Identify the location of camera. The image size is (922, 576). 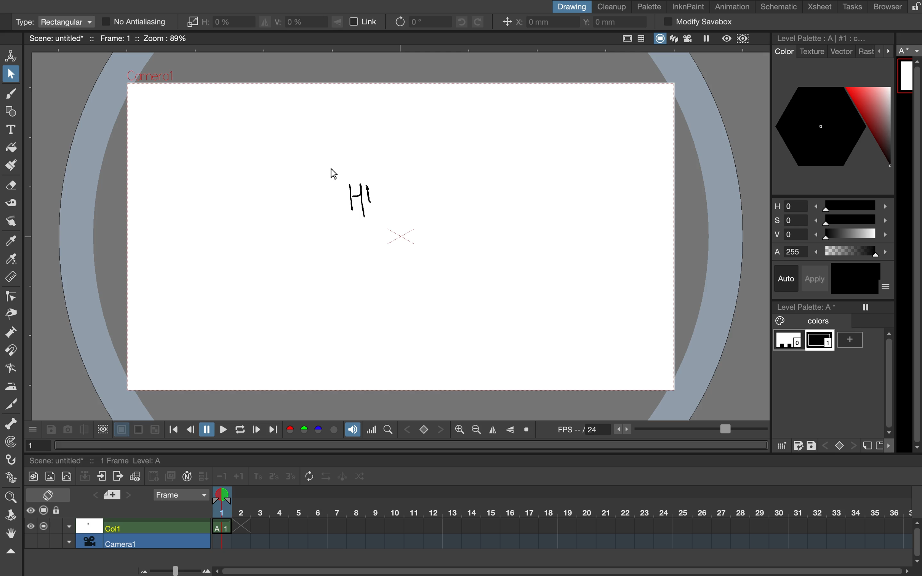
(90, 541).